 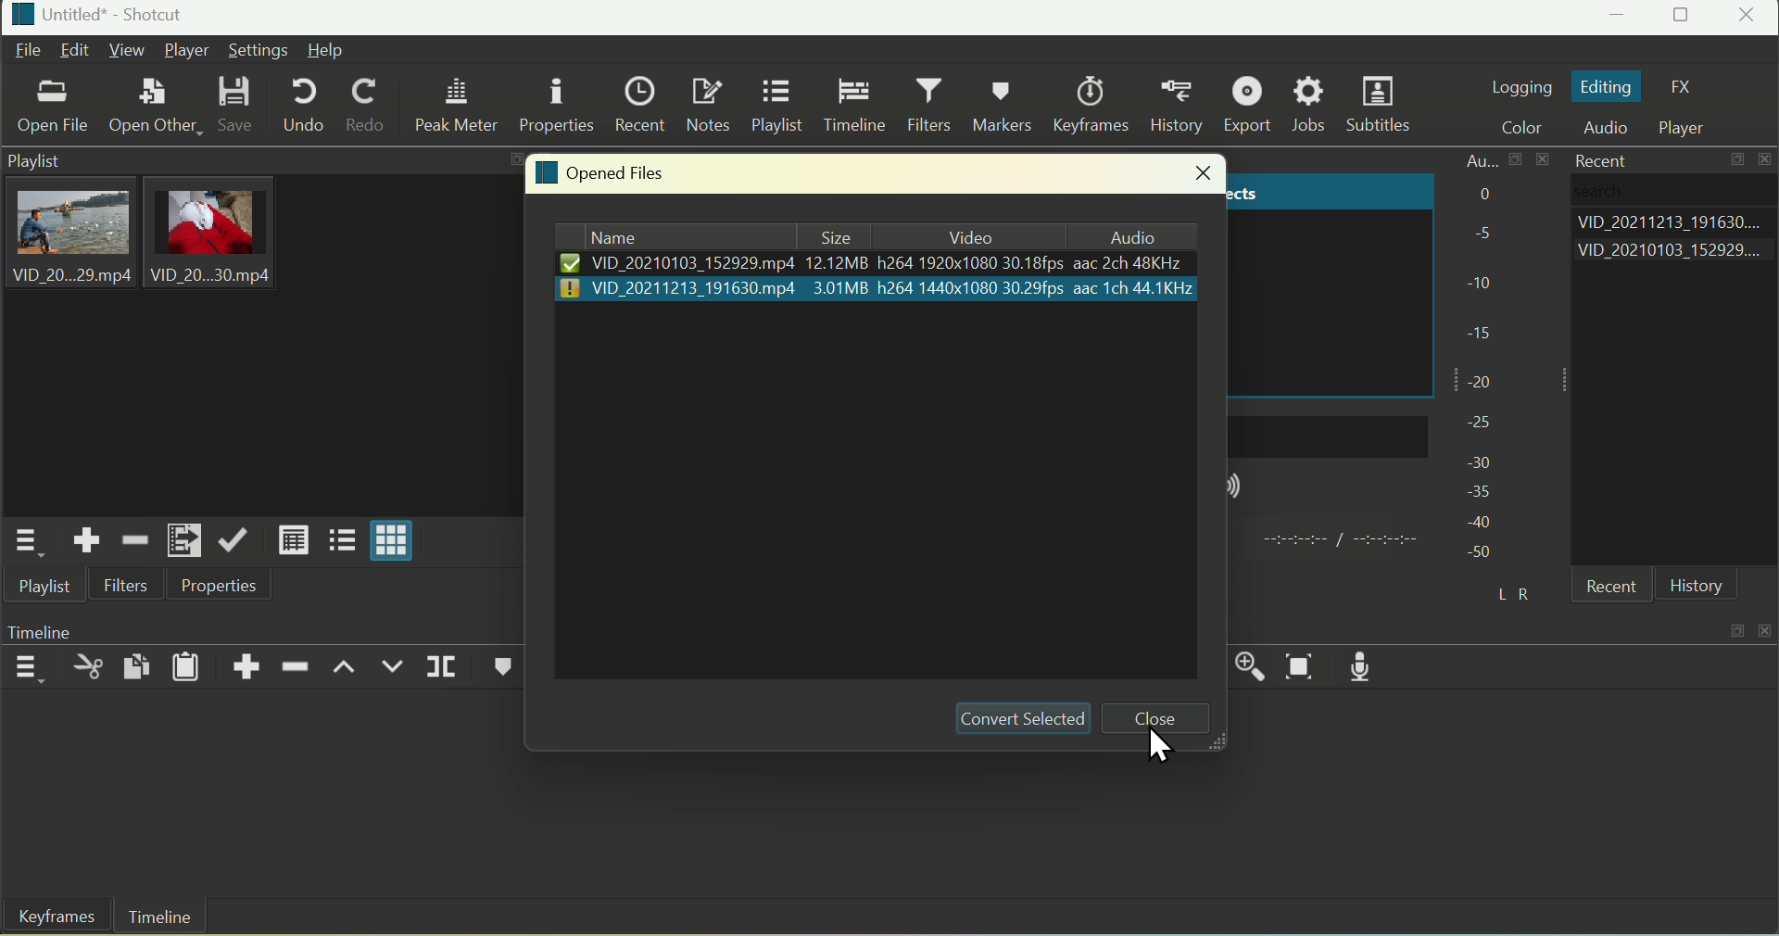 What do you see at coordinates (250, 333) in the screenshot?
I see `Playlist tab` at bounding box center [250, 333].